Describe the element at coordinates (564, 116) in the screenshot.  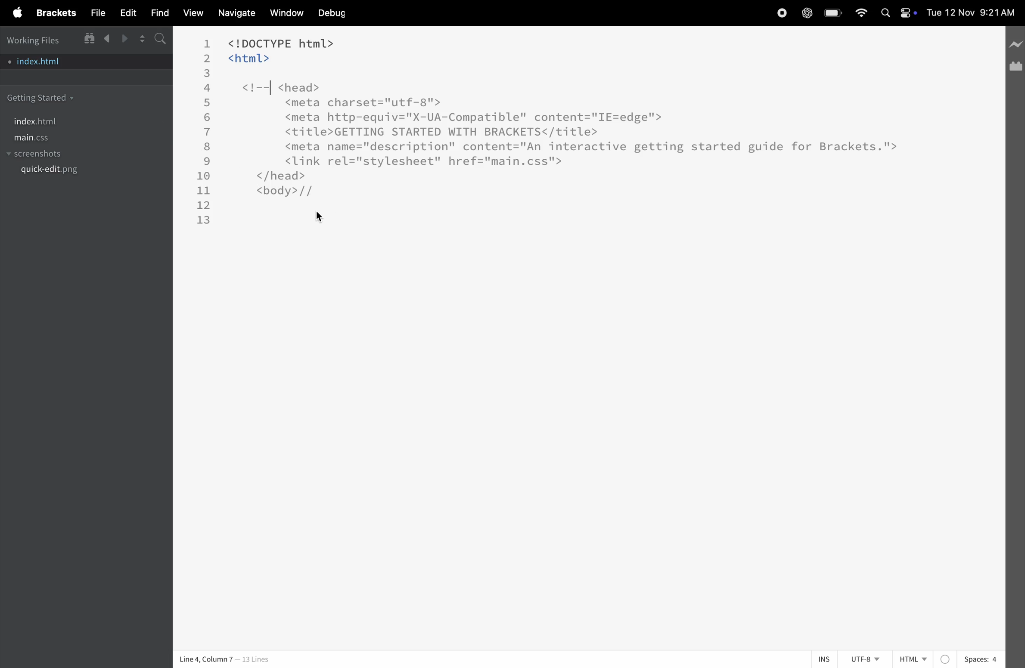
I see `<!DOCTYPE html>
<html>
<!--| <head>
<meta charset="utf-8">
<meta http-equiv="X-UA-Compatible" content="IE=edge'">
<title>GETTING STARTED WITH BRACKETS</title>
<meta name="description" content="An interactive getting started guide for Brackets.">
<link rel="stylesheet" href="main.css">
</head>
<body>//` at that location.